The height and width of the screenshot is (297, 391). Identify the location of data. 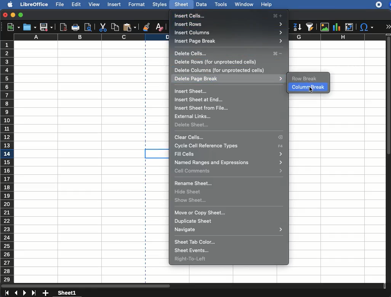
(200, 4).